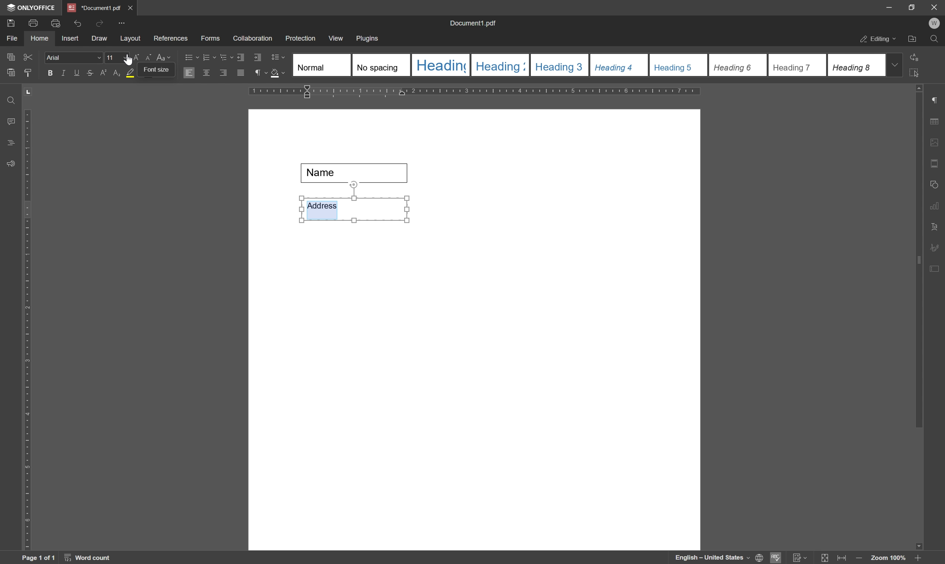  Describe the element at coordinates (939, 100) in the screenshot. I see `paragraph settings` at that location.